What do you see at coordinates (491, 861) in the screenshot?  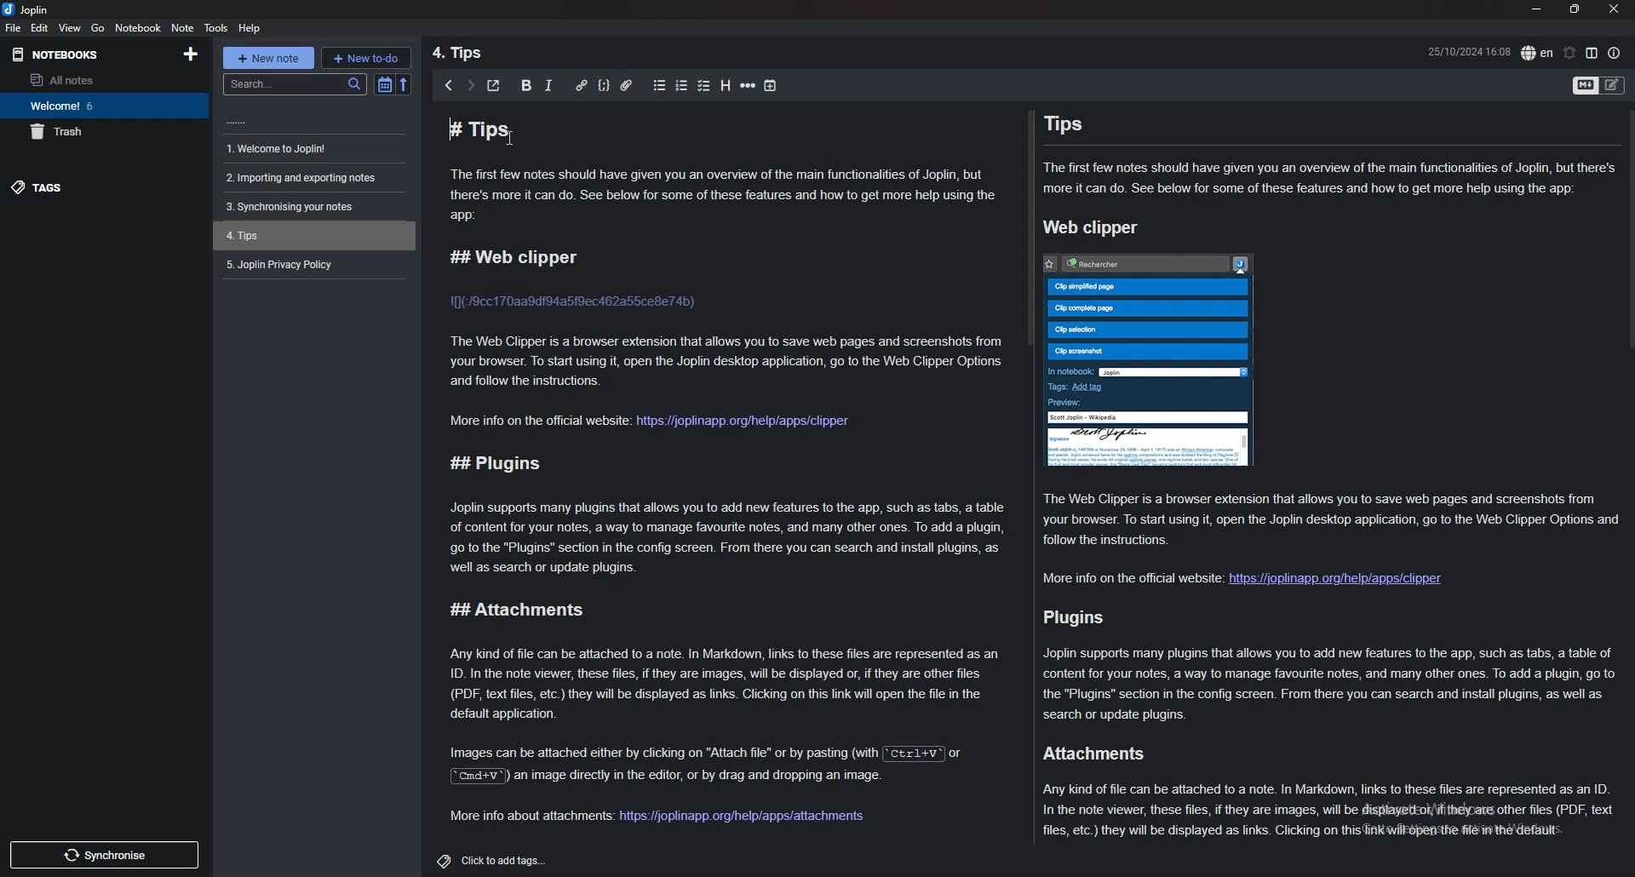 I see `` at bounding box center [491, 861].